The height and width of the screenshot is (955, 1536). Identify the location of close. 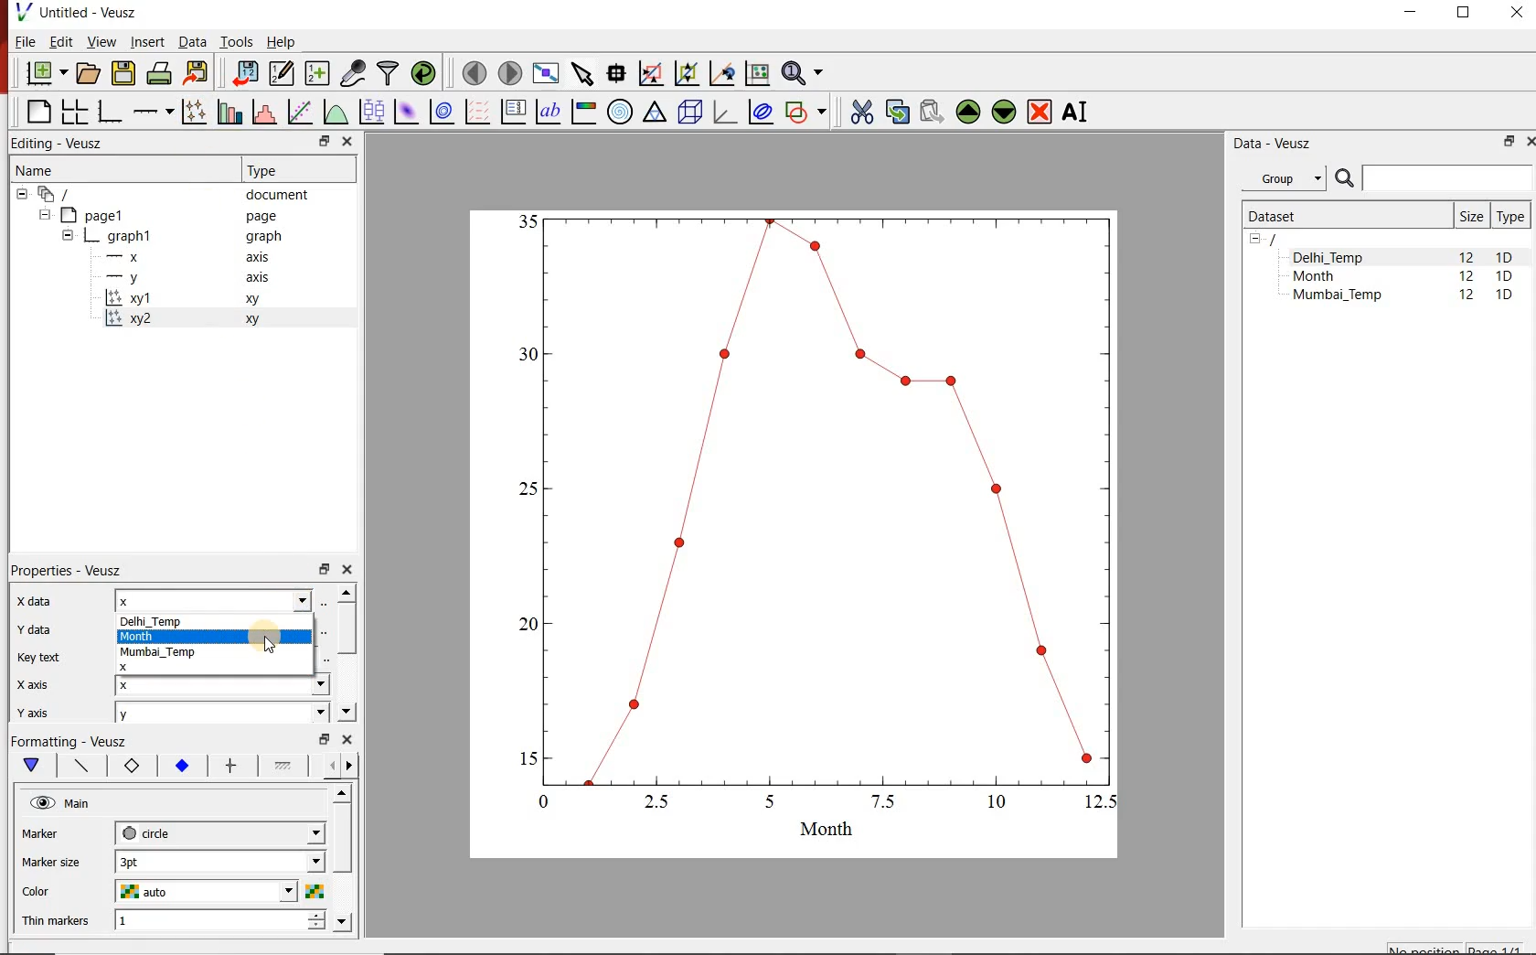
(347, 739).